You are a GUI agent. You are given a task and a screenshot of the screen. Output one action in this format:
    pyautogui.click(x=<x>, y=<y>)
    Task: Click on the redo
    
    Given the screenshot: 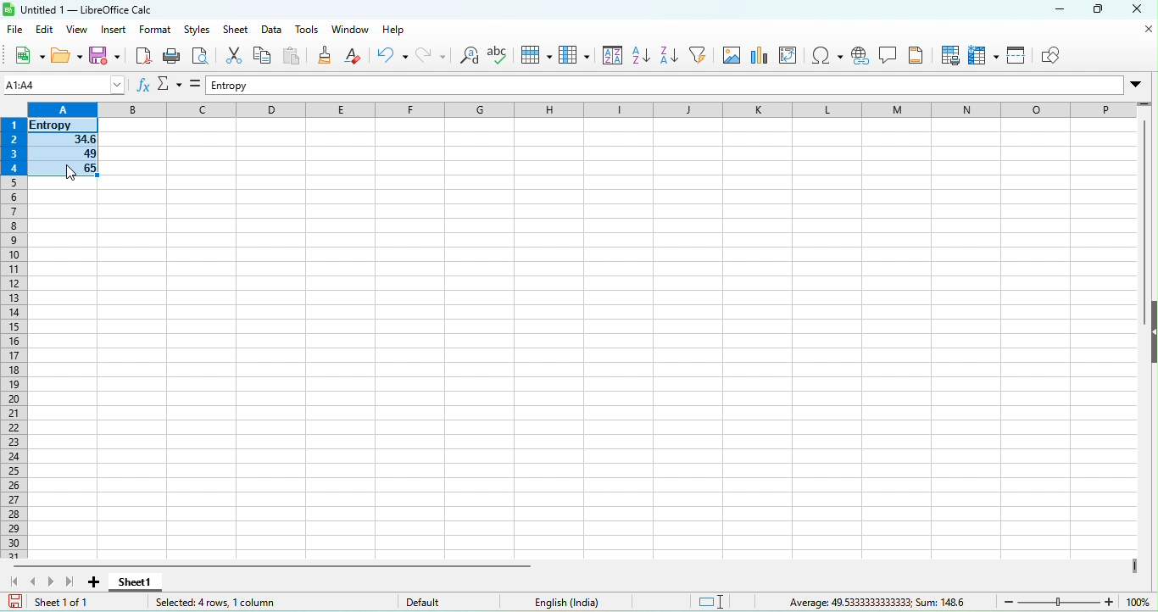 What is the action you would take?
    pyautogui.click(x=431, y=58)
    